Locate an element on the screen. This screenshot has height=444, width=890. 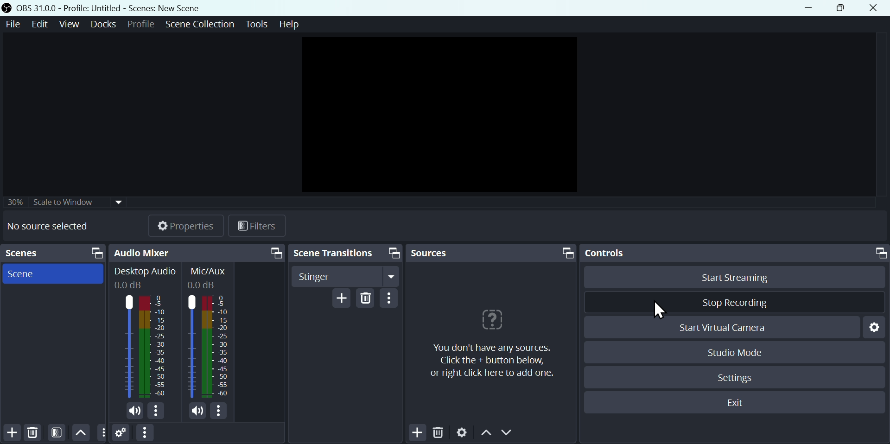
More options is located at coordinates (103, 432).